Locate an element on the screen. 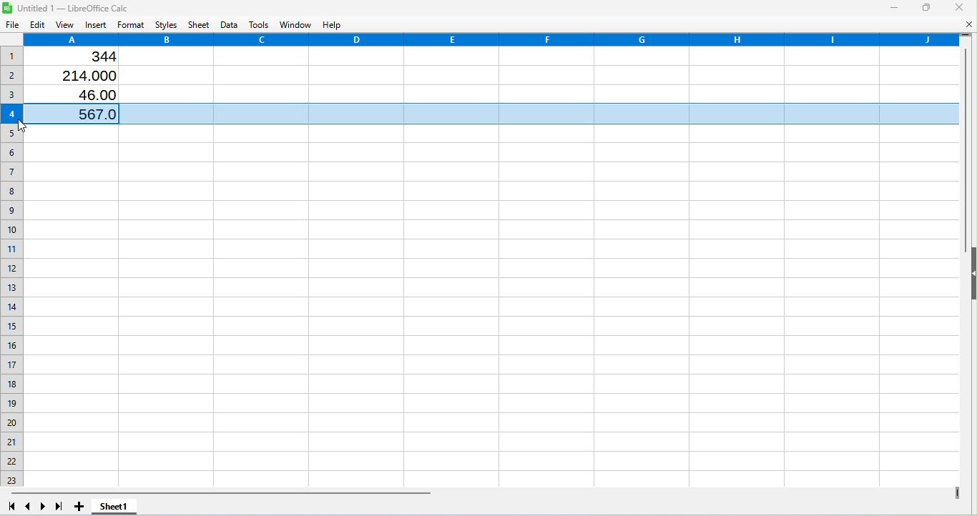  Show is located at coordinates (971, 277).